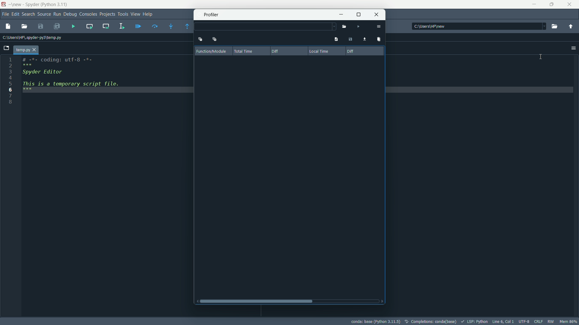 Image resolution: width=579 pixels, height=325 pixels. What do you see at coordinates (28, 14) in the screenshot?
I see `search menu` at bounding box center [28, 14].